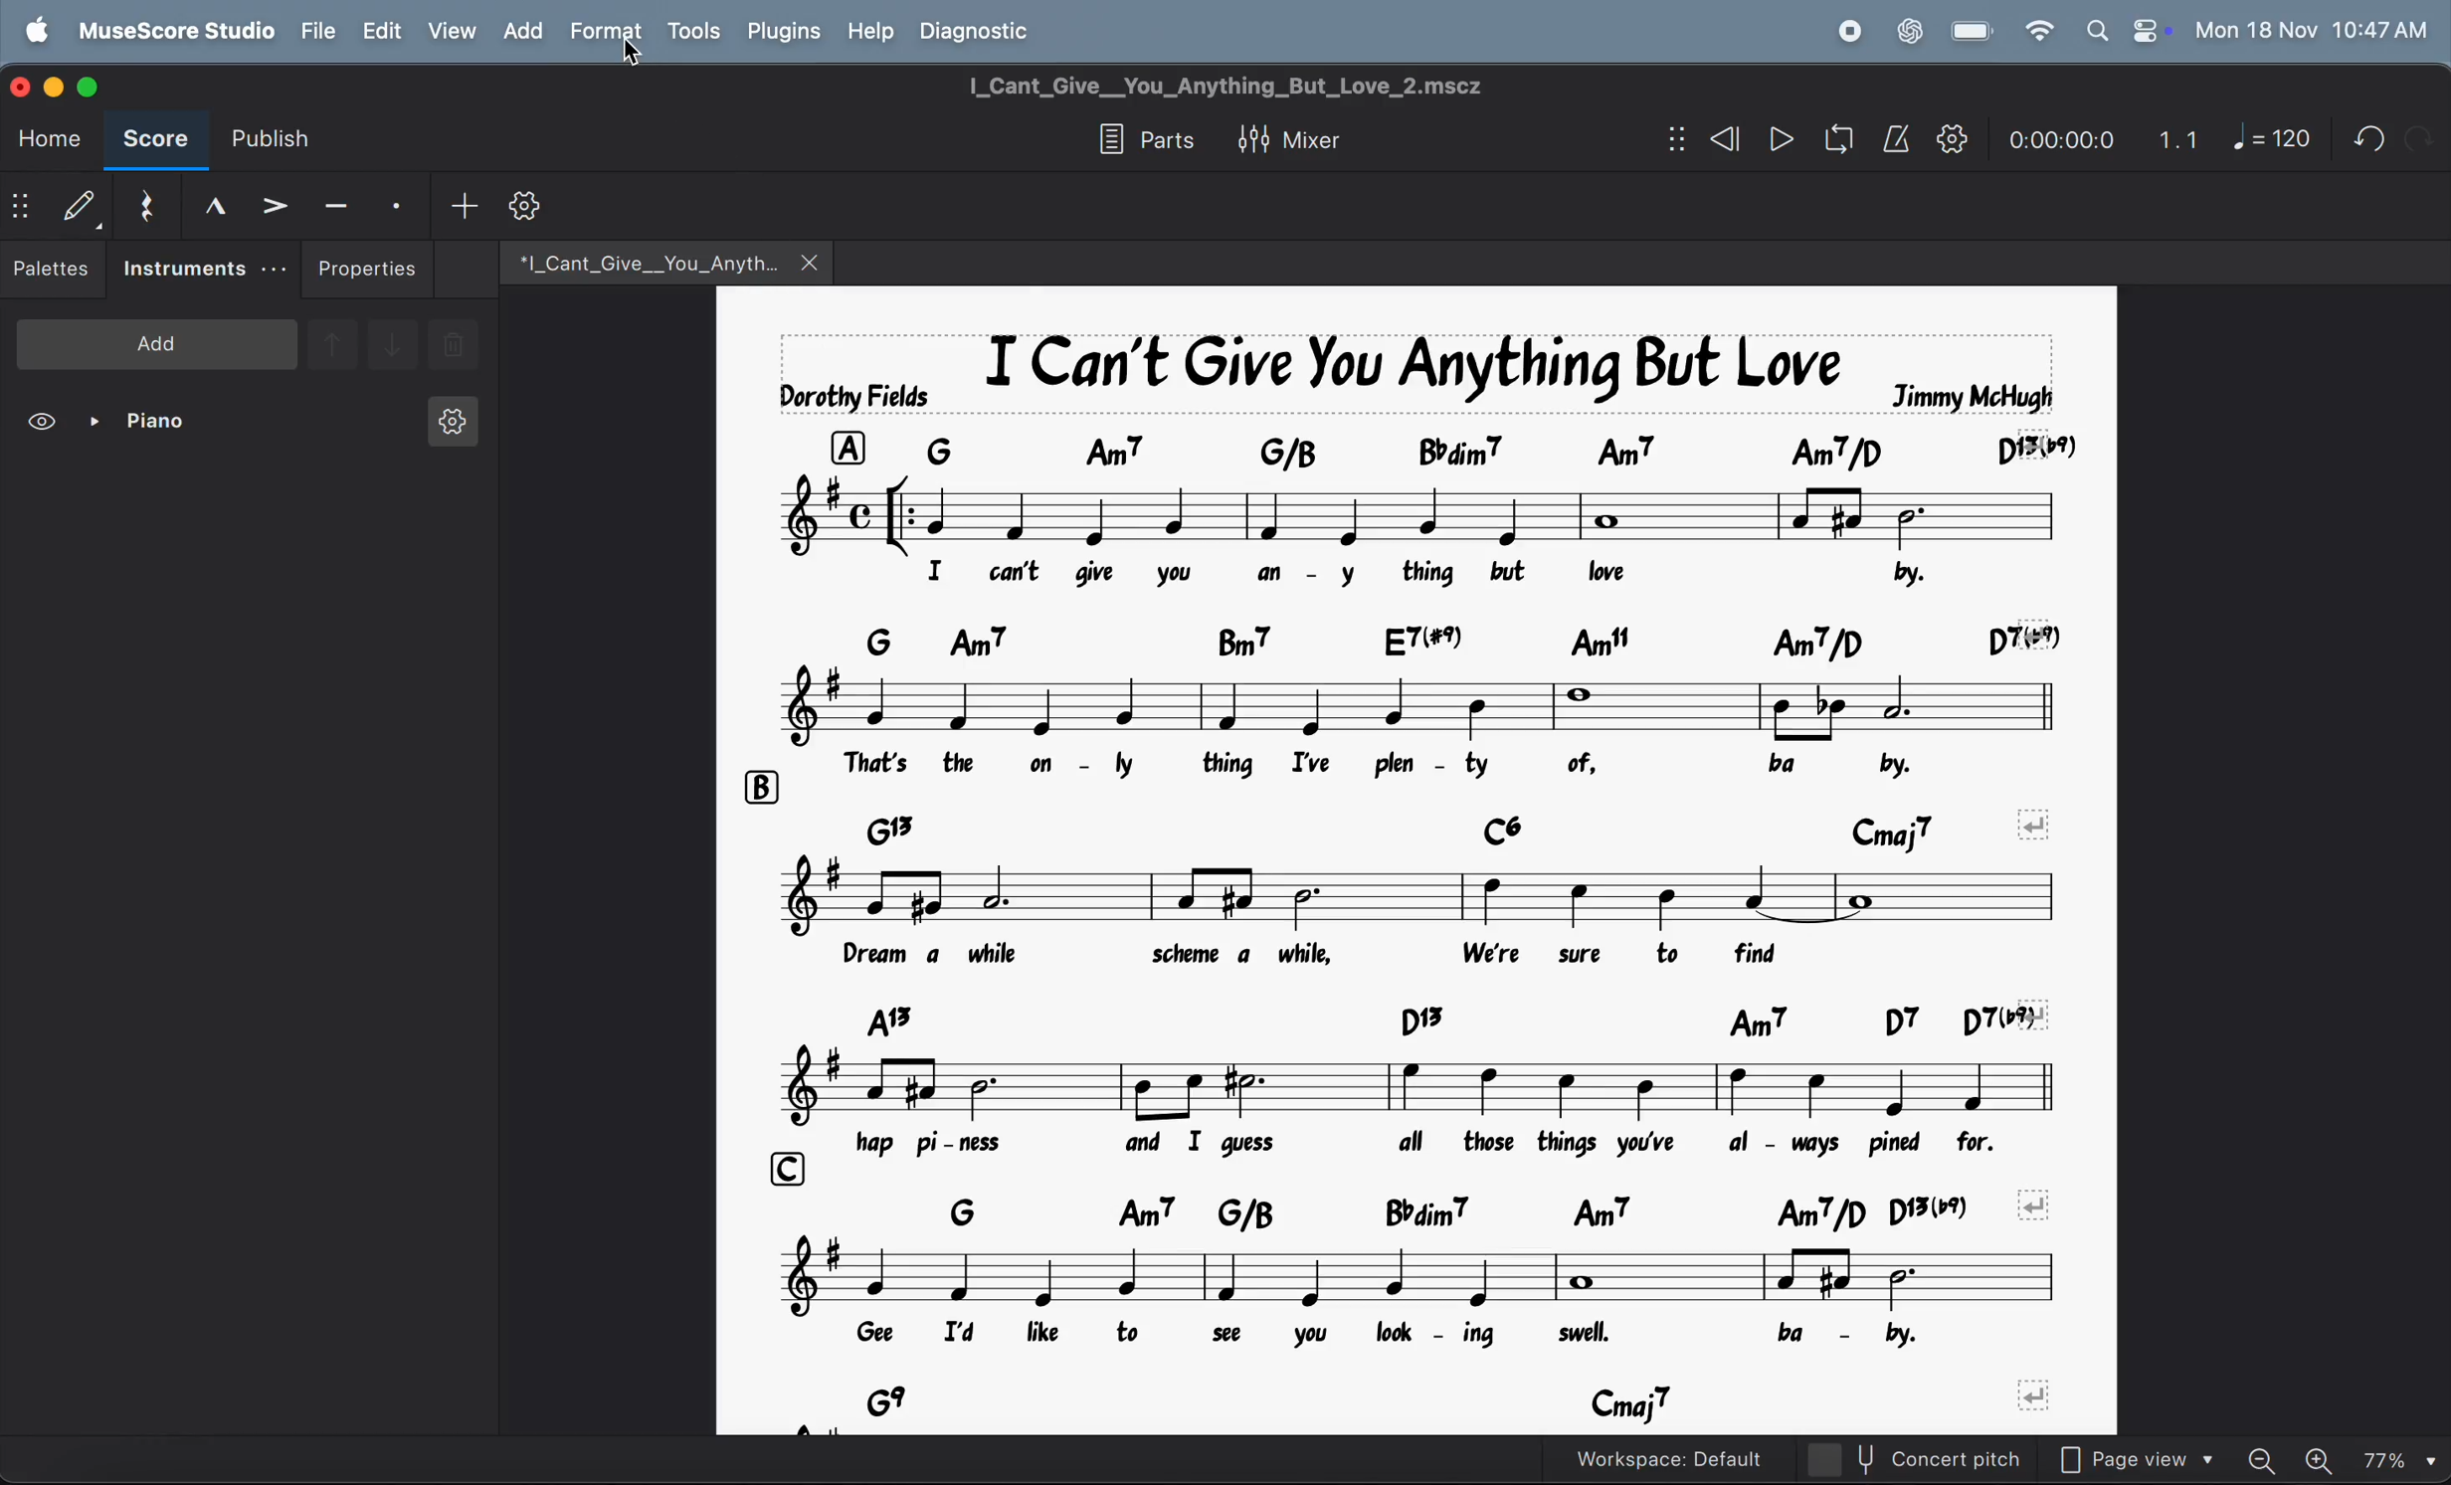 Image resolution: width=2451 pixels, height=1485 pixels. What do you see at coordinates (1383, 1339) in the screenshot?
I see `lyrics` at bounding box center [1383, 1339].